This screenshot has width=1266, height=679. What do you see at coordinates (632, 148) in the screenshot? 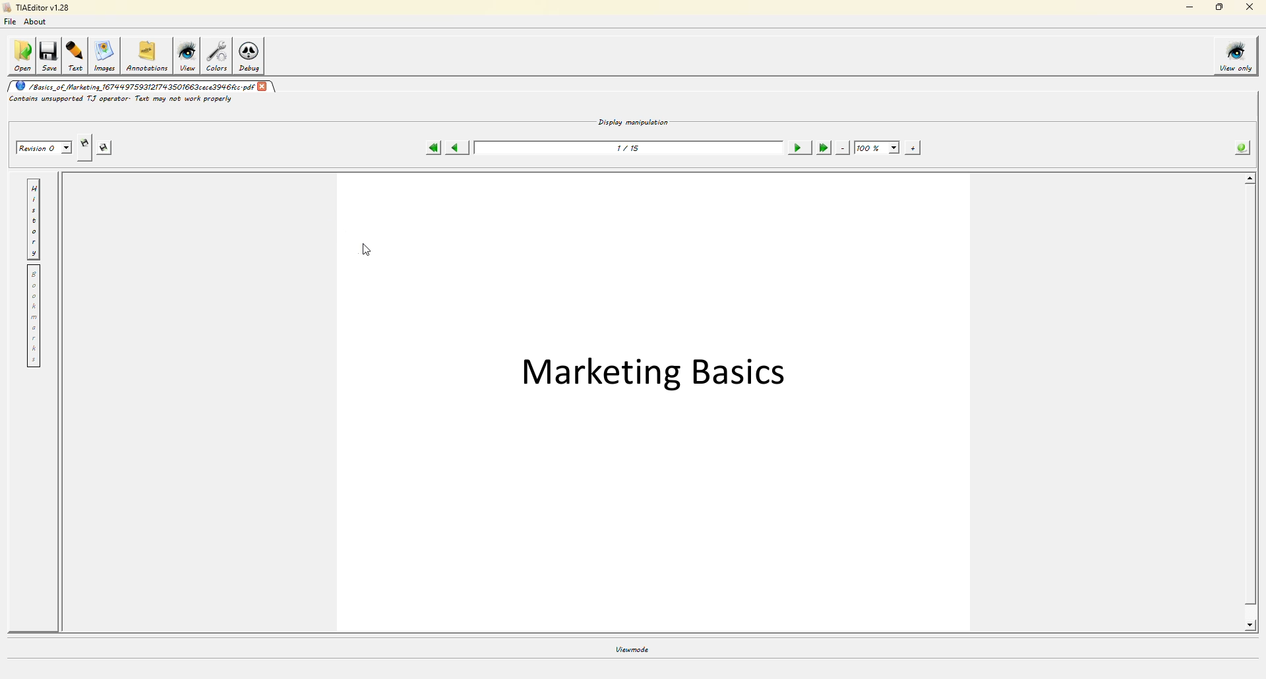
I see `page number` at bounding box center [632, 148].